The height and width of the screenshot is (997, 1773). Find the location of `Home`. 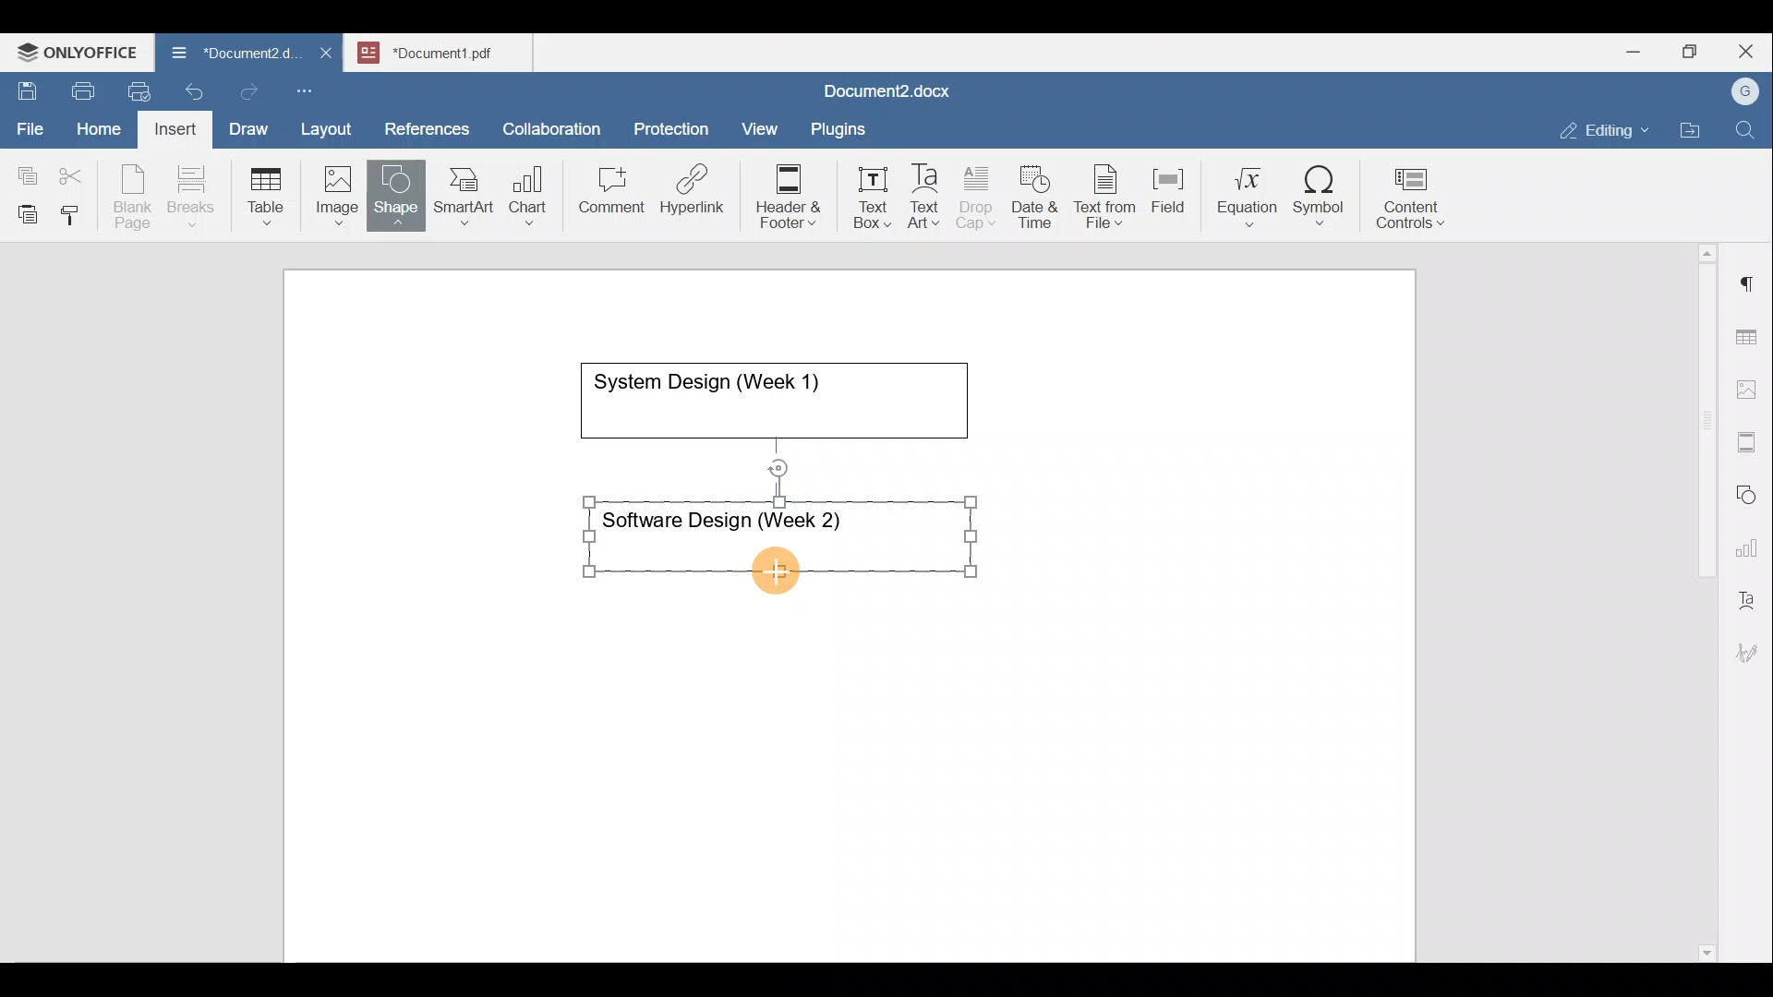

Home is located at coordinates (100, 127).